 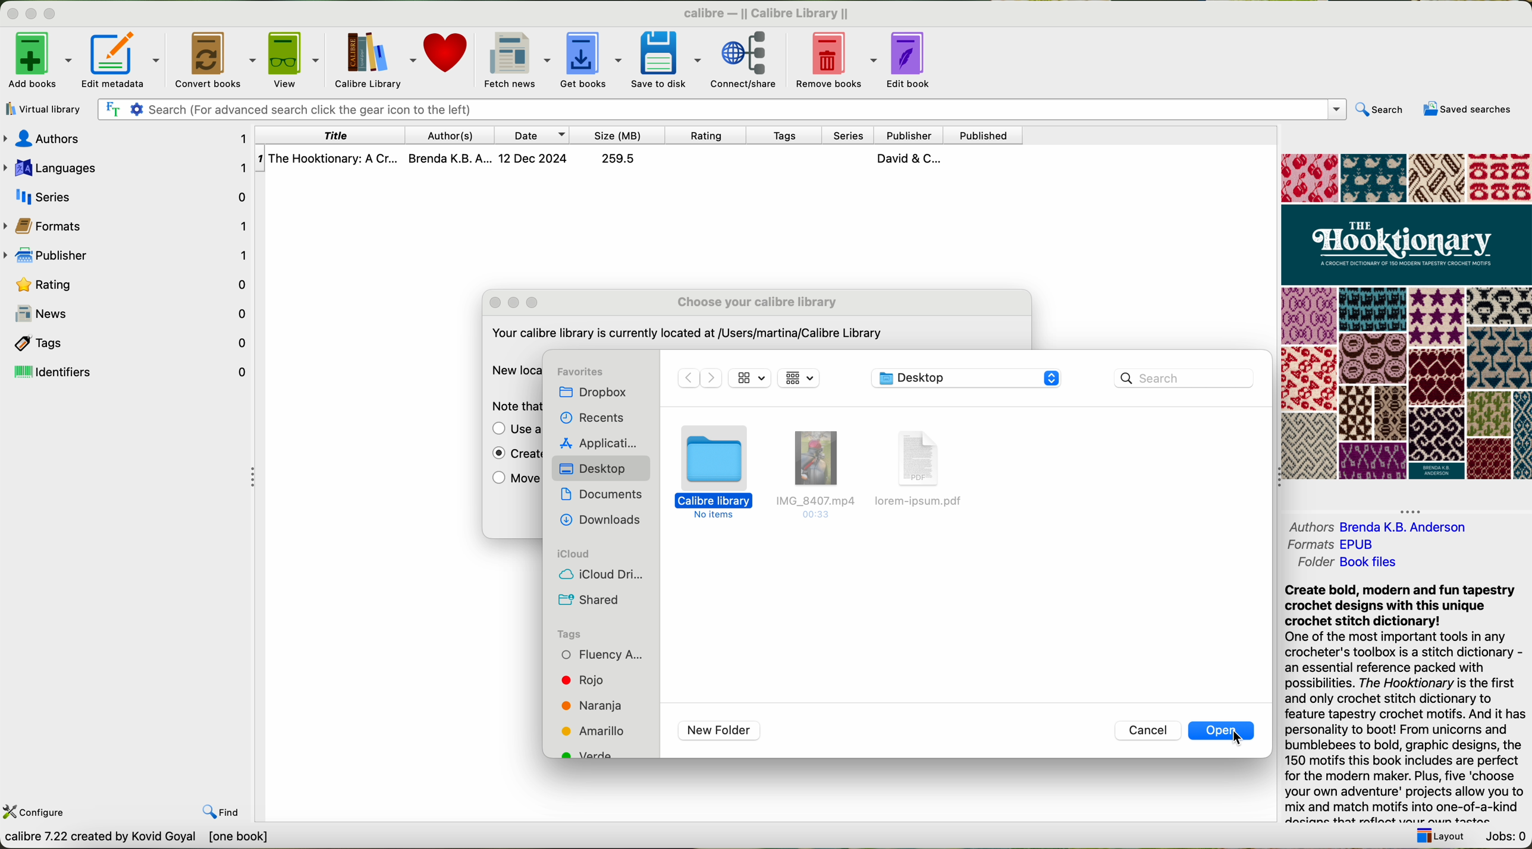 I want to click on publisher, so click(x=909, y=134).